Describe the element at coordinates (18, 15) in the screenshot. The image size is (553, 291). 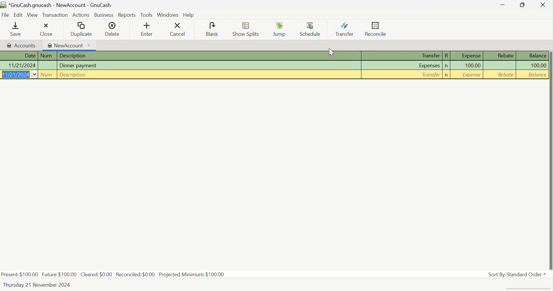
I see `Edit` at that location.